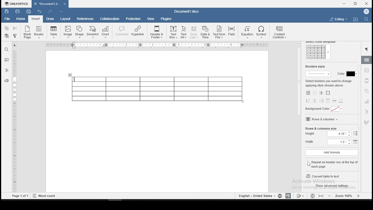  I want to click on Text Box, so click(173, 32).